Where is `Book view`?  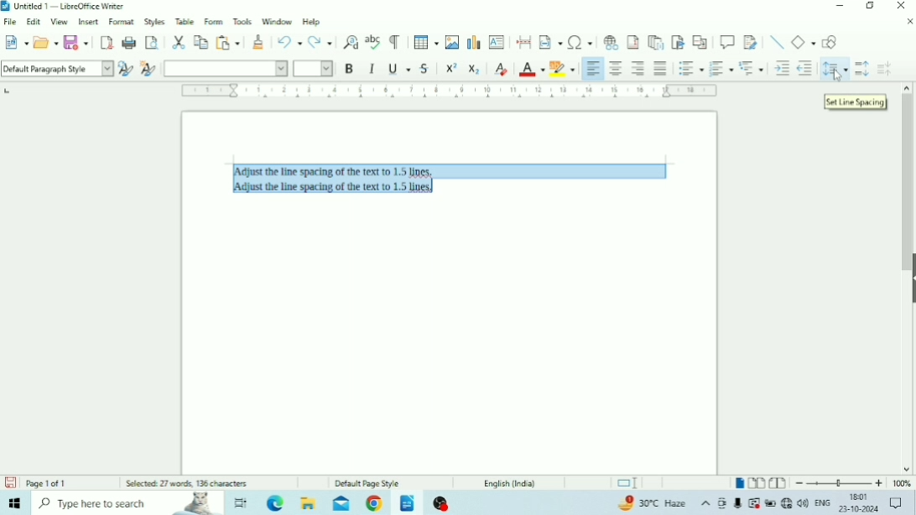
Book view is located at coordinates (777, 482).